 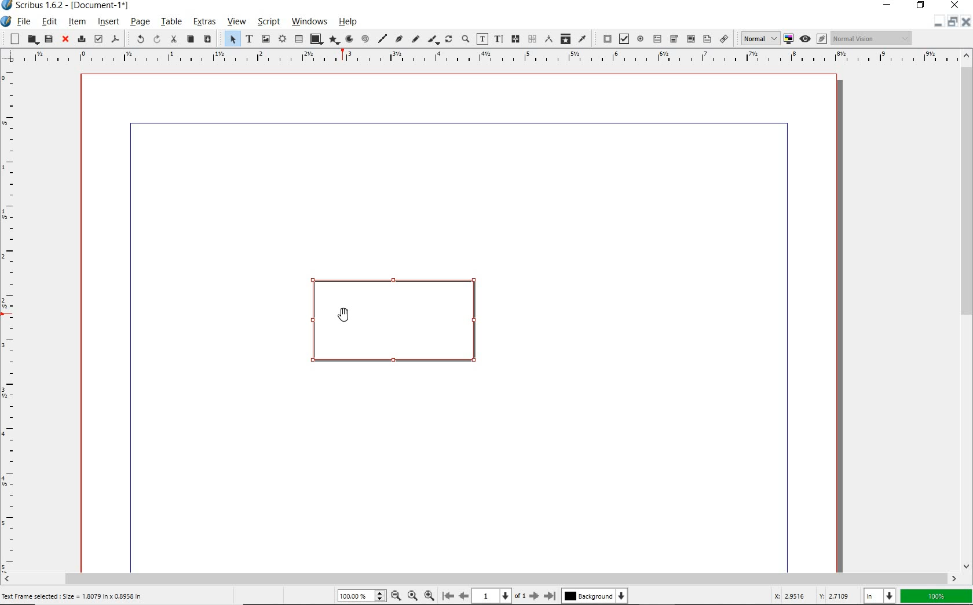 What do you see at coordinates (449, 40) in the screenshot?
I see `rotate item` at bounding box center [449, 40].